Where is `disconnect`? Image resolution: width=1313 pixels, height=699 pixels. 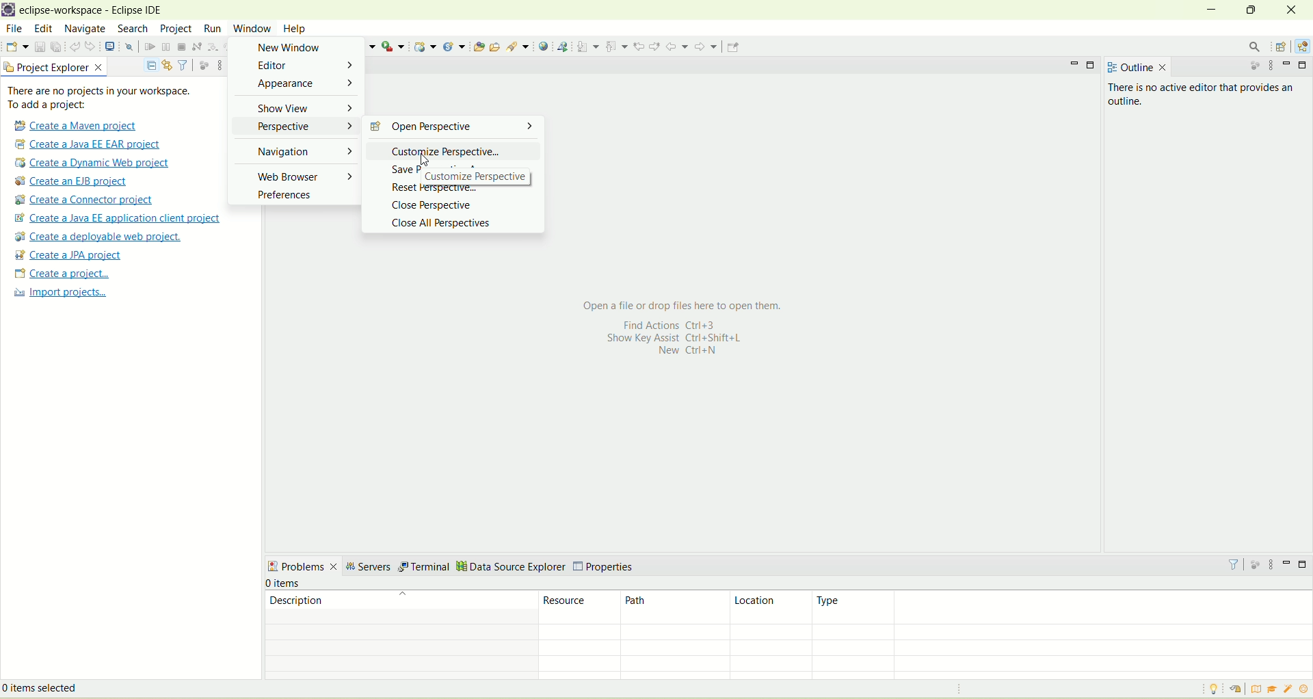
disconnect is located at coordinates (196, 47).